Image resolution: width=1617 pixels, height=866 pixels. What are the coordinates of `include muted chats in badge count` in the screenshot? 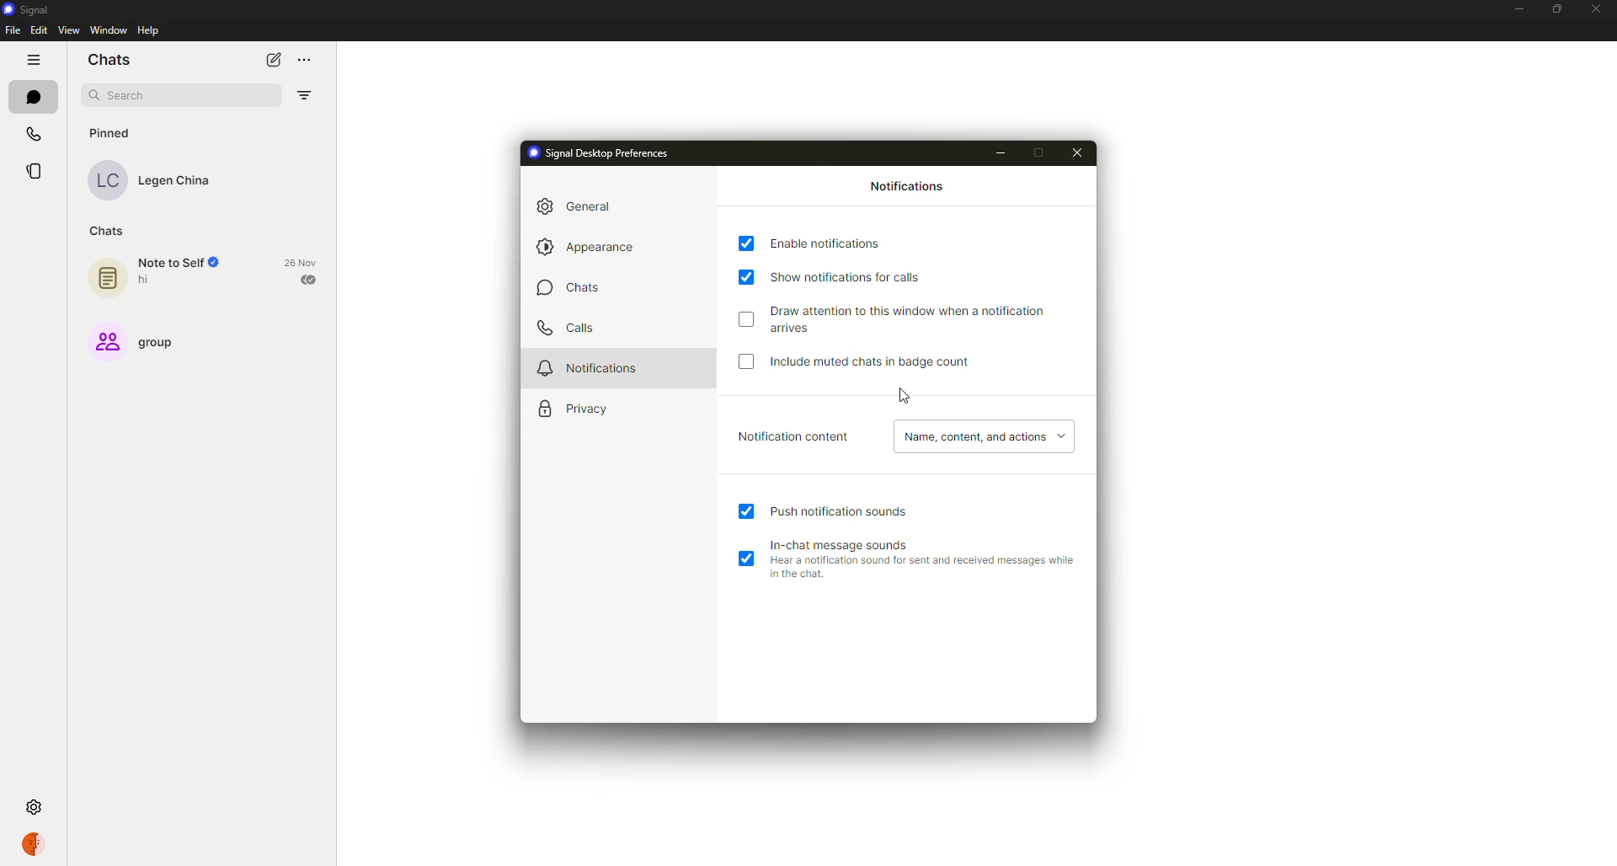 It's located at (870, 364).